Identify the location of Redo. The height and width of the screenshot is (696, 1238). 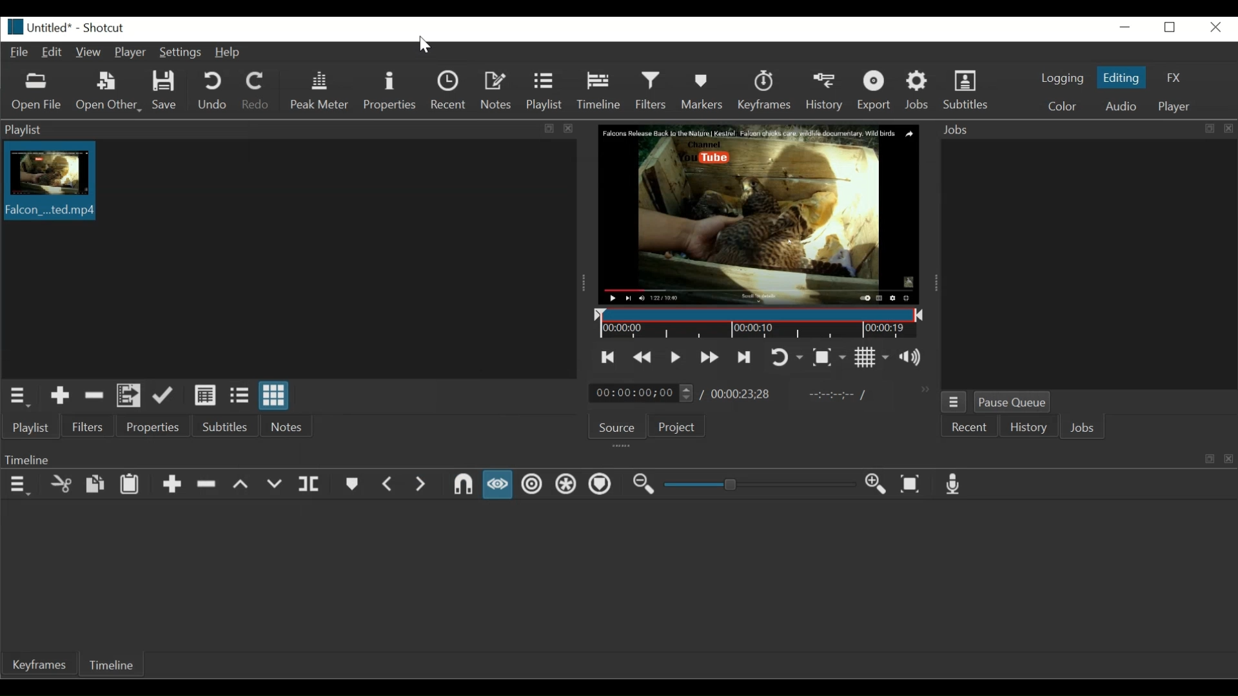
(256, 90).